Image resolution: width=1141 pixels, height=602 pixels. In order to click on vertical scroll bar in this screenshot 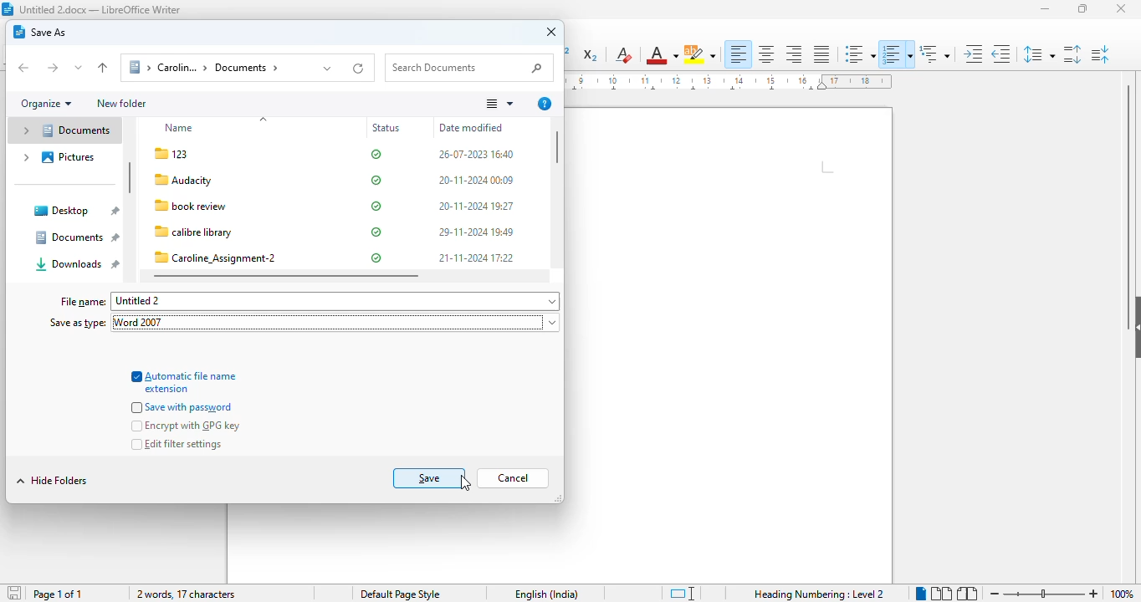, I will do `click(559, 147)`.